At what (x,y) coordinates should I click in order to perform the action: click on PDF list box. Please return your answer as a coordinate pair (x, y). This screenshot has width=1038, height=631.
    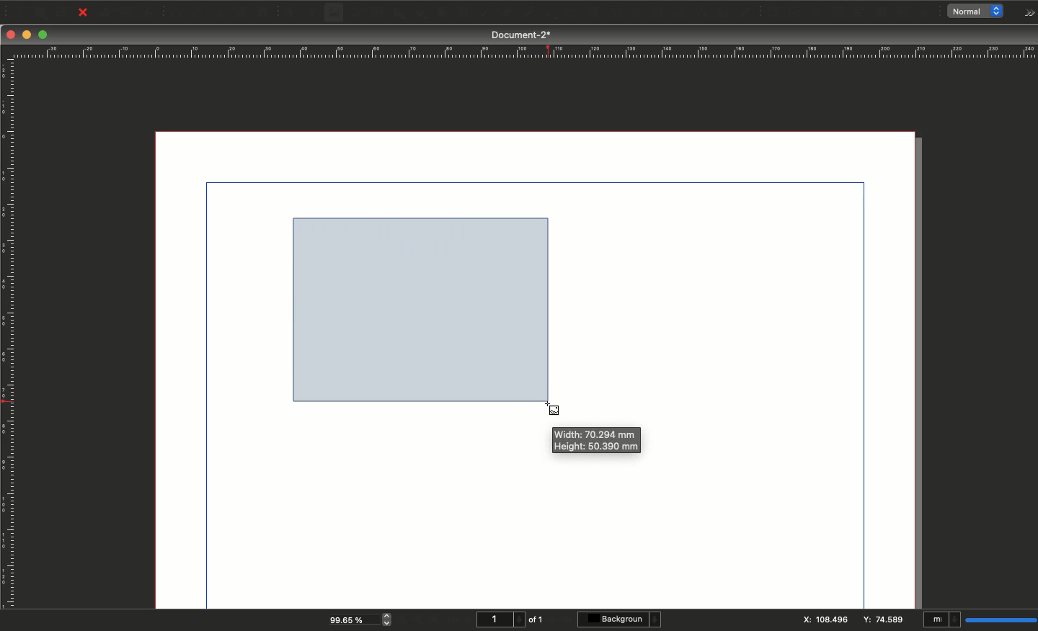
    Looking at the image, I should click on (882, 13).